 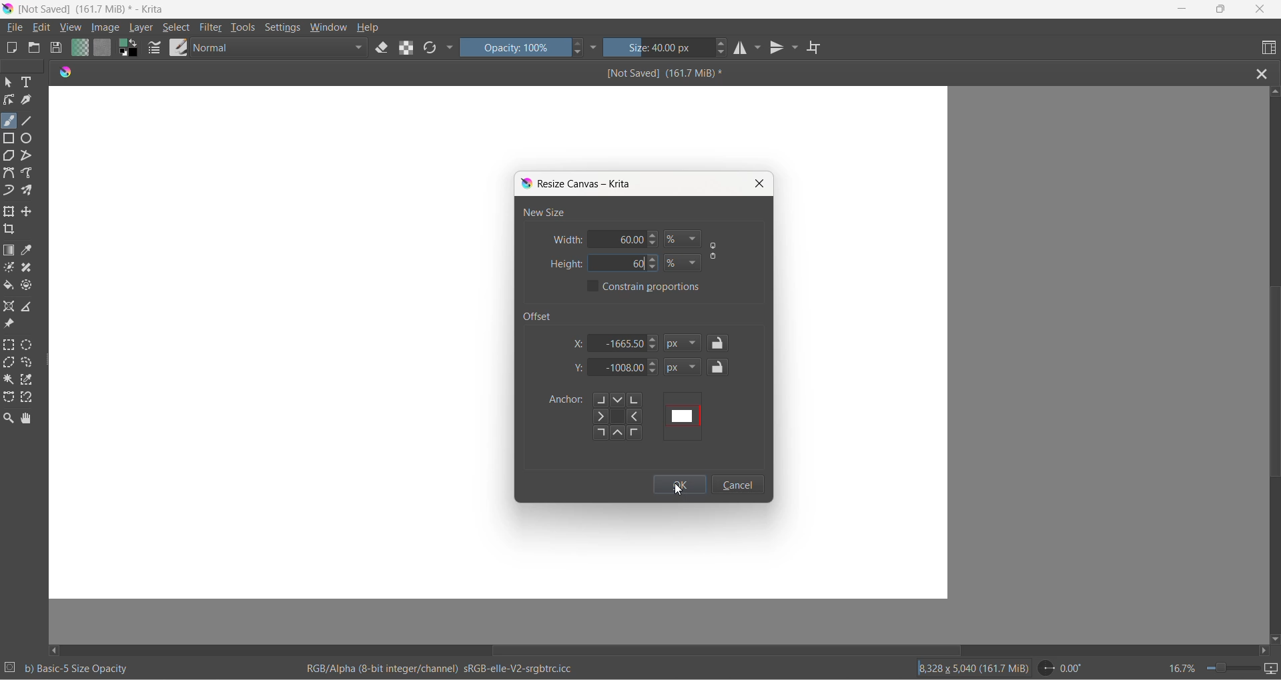 I want to click on Cursor on image, so click(x=109, y=28).